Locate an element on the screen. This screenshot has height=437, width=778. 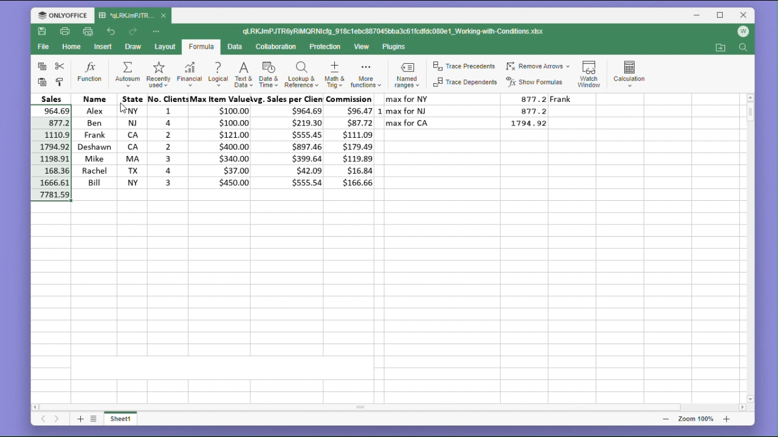
plugins is located at coordinates (394, 47).